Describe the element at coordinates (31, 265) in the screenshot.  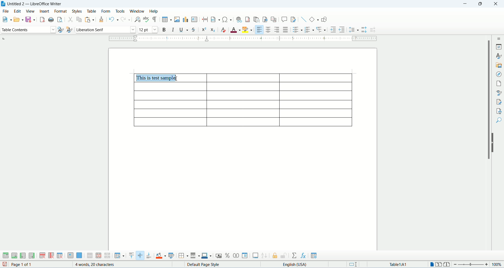
I see `page count` at that location.